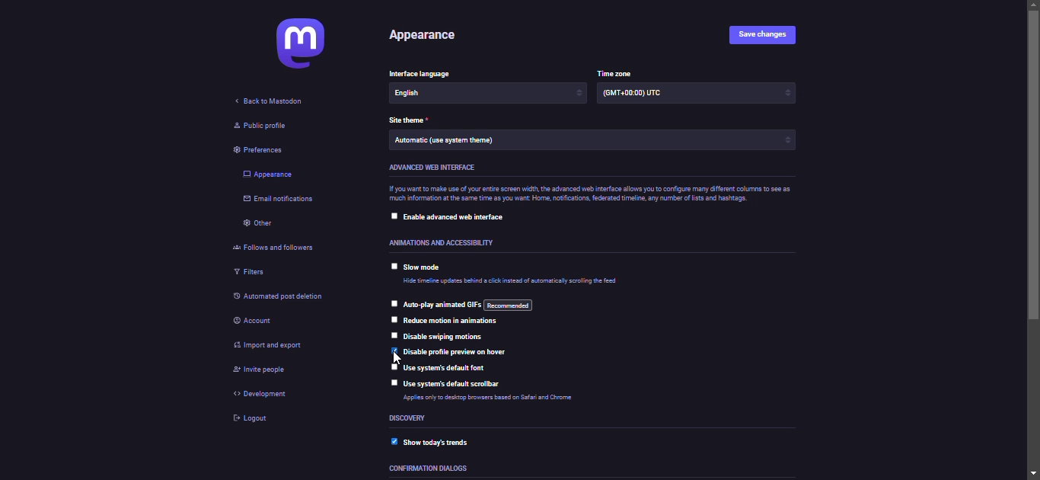  Describe the element at coordinates (612, 72) in the screenshot. I see `time zone` at that location.